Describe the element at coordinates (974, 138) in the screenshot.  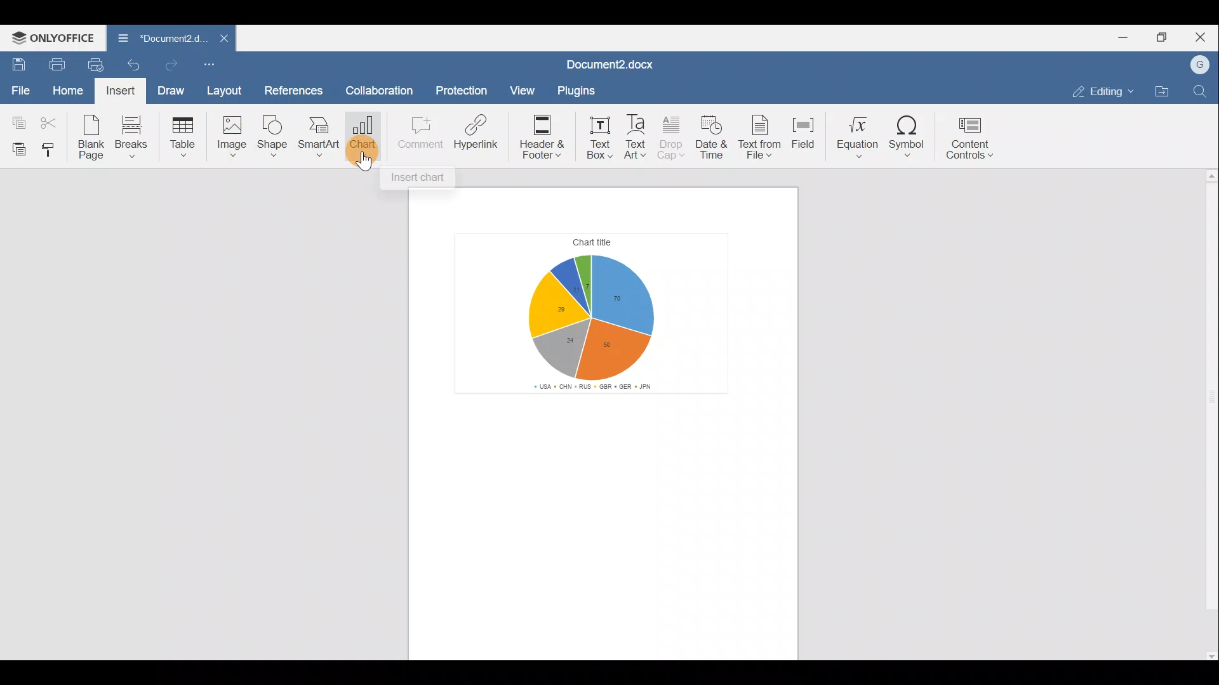
I see `Content controls` at that location.